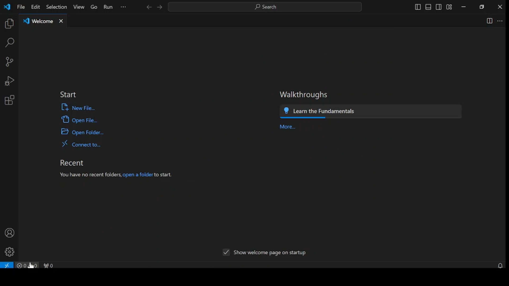  Describe the element at coordinates (483, 7) in the screenshot. I see `restore down` at that location.